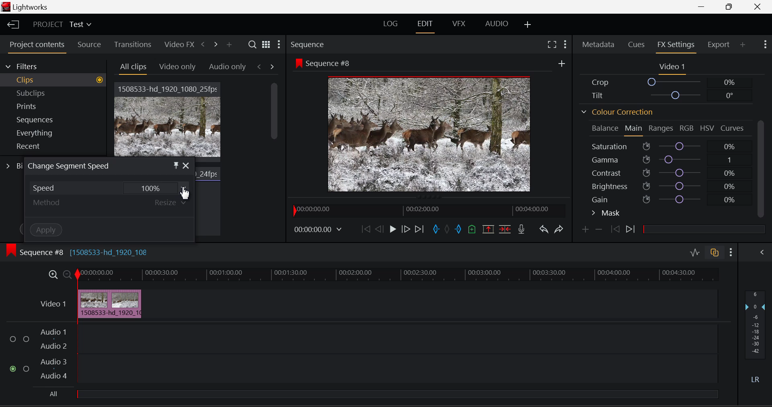  What do you see at coordinates (33, 253) in the screenshot?
I see `Sequence #8 Timeline Display` at bounding box center [33, 253].